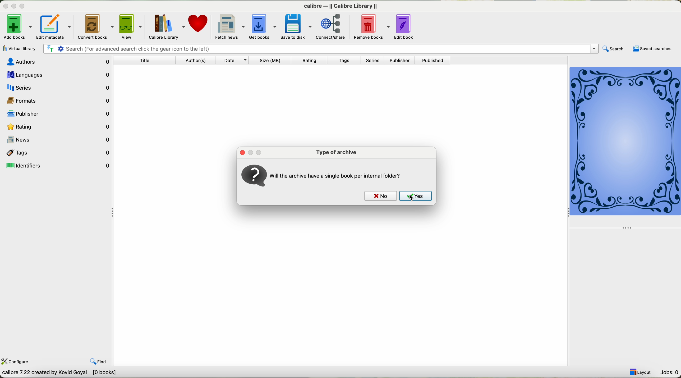 This screenshot has width=681, height=378. What do you see at coordinates (228, 27) in the screenshot?
I see `fetch news` at bounding box center [228, 27].